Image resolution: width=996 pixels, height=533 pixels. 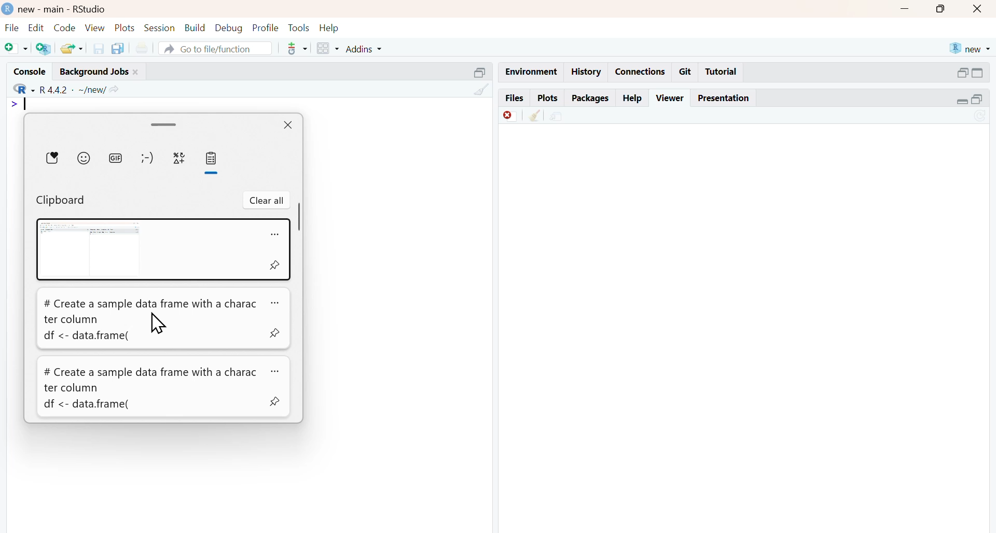 What do you see at coordinates (61, 201) in the screenshot?
I see `Clipboard ` at bounding box center [61, 201].